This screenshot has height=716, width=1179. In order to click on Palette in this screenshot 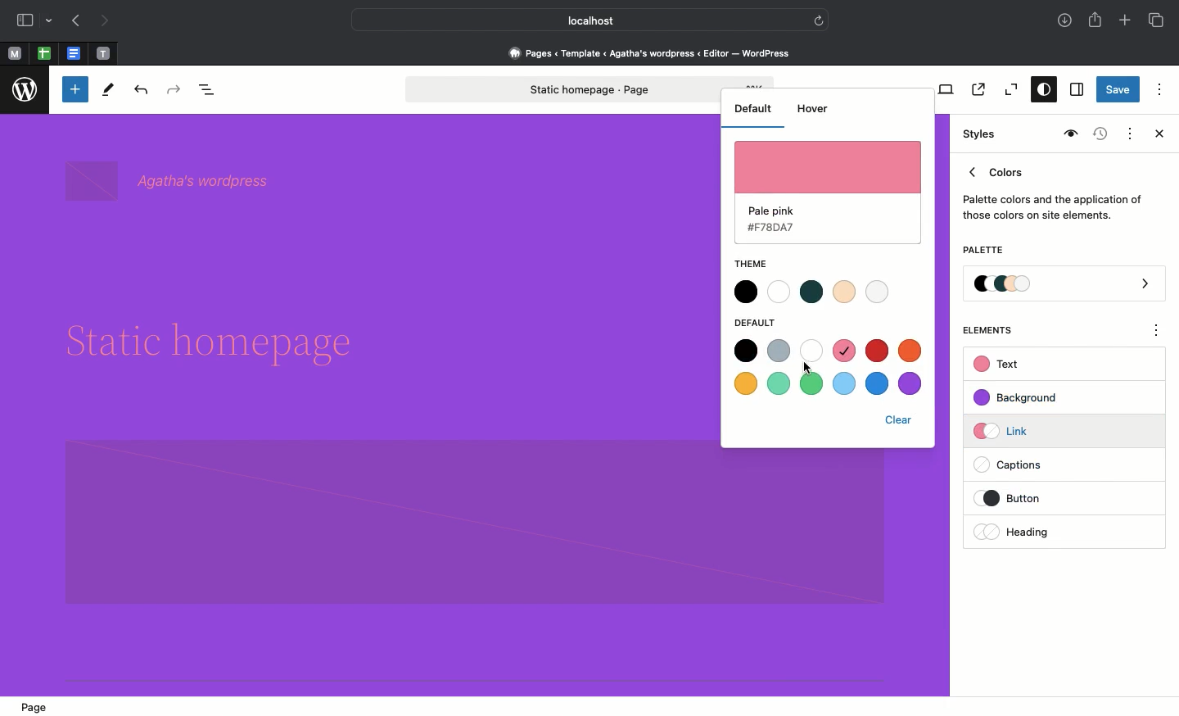, I will do `click(982, 252)`.